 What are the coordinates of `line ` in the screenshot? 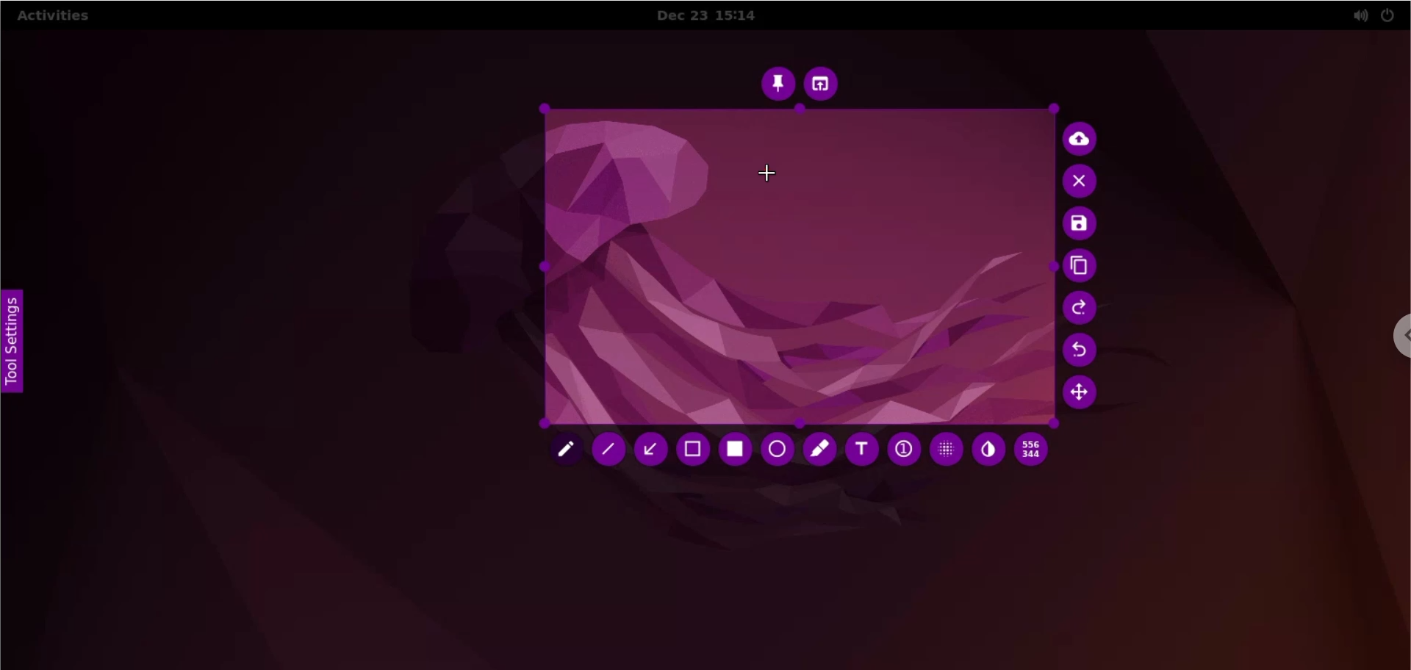 It's located at (607, 450).